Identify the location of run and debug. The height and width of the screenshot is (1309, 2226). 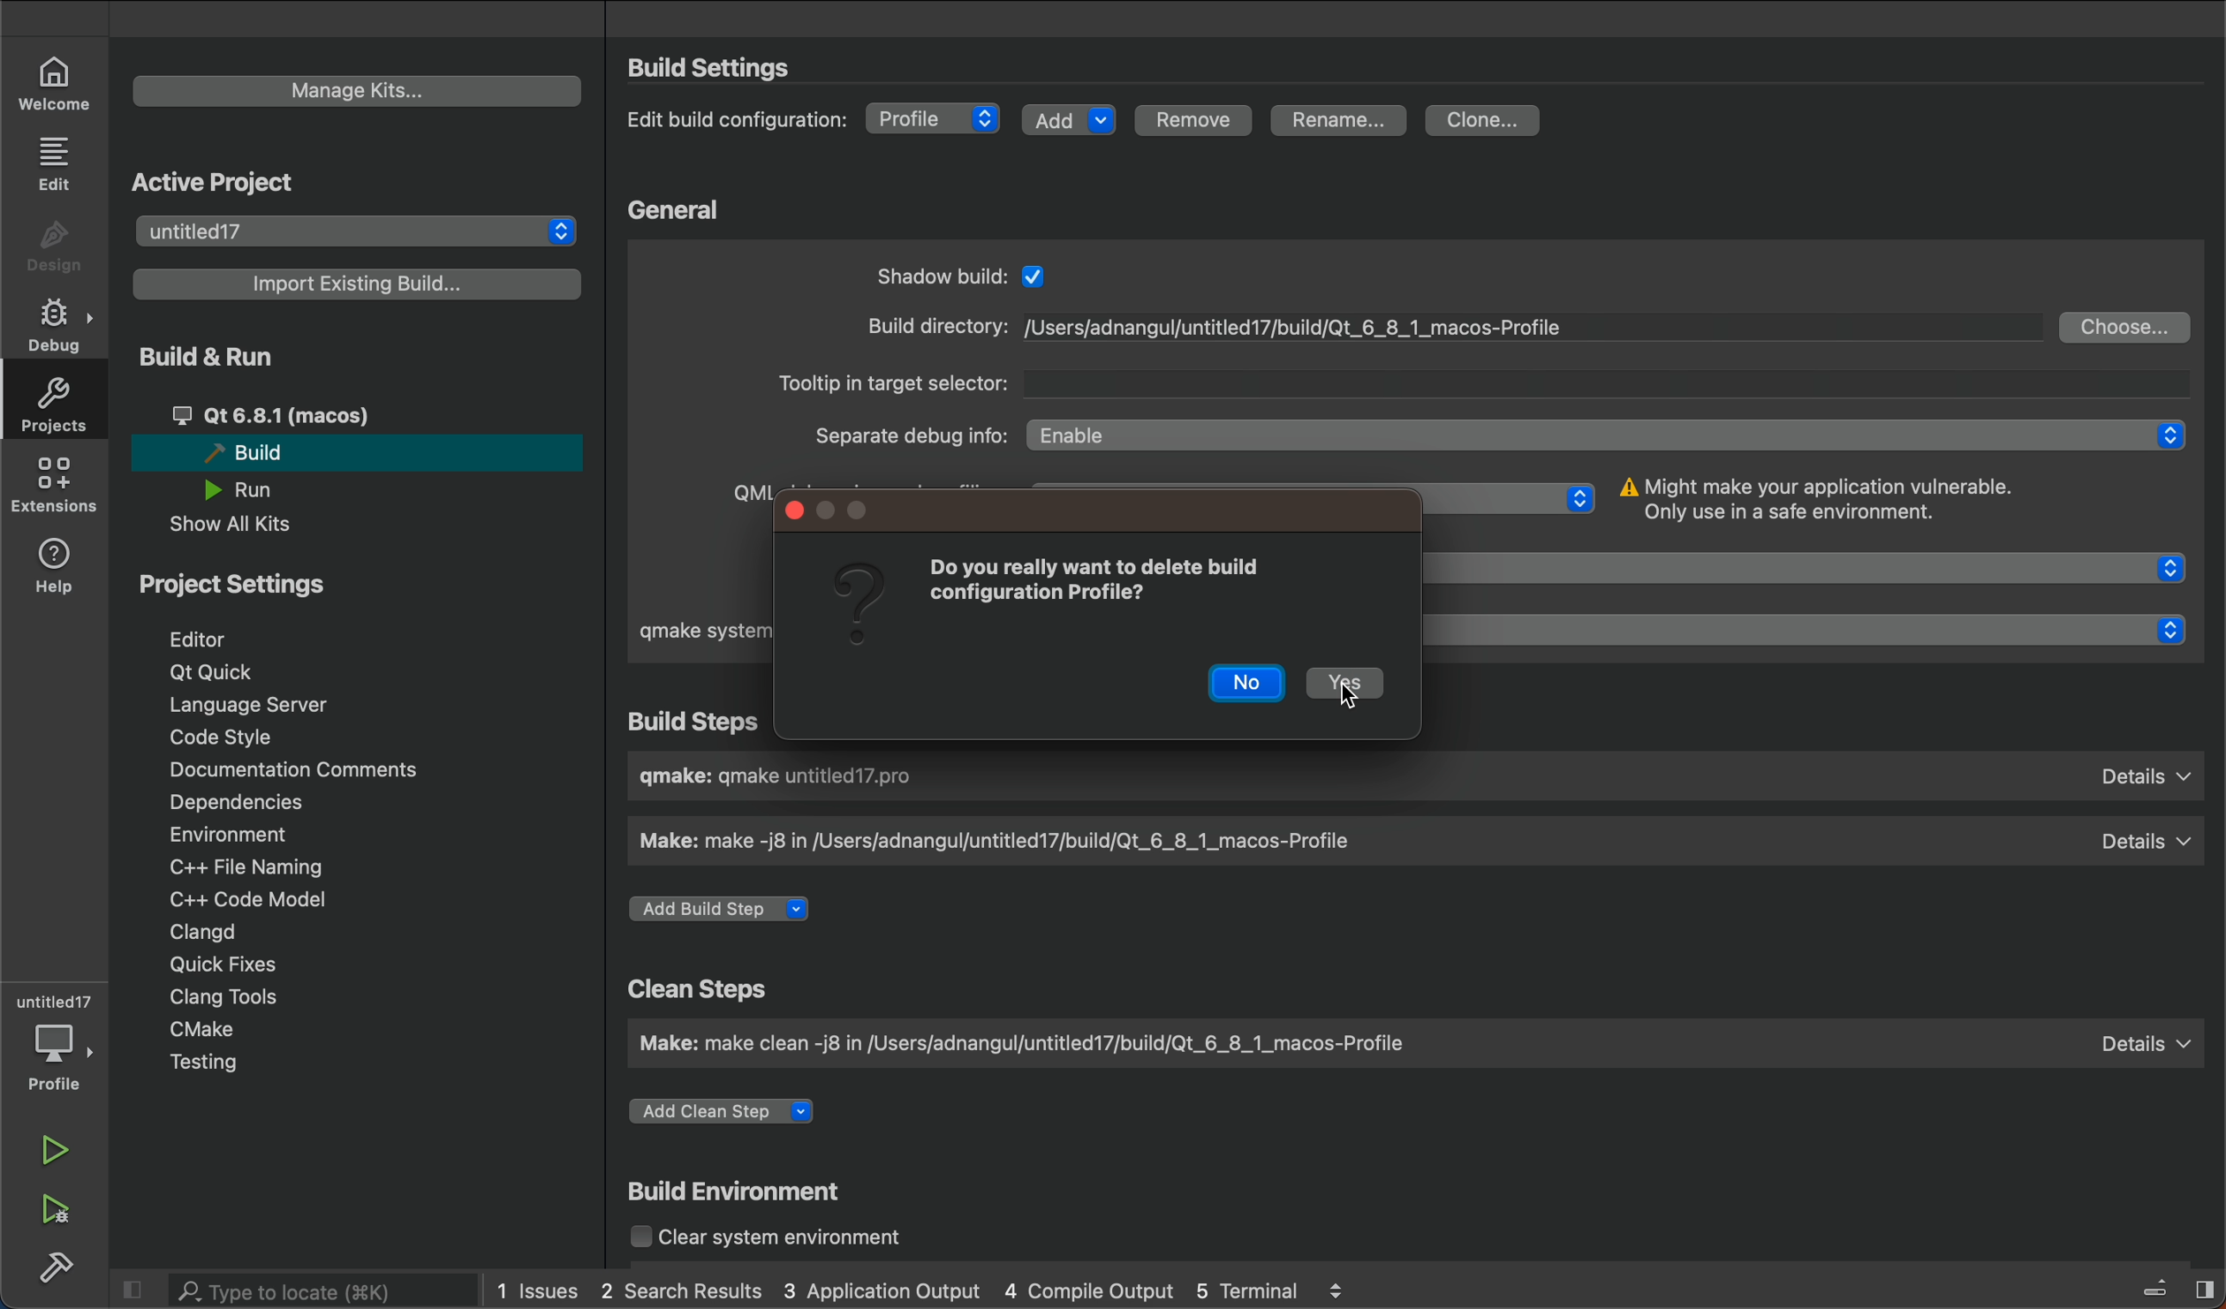
(57, 1208).